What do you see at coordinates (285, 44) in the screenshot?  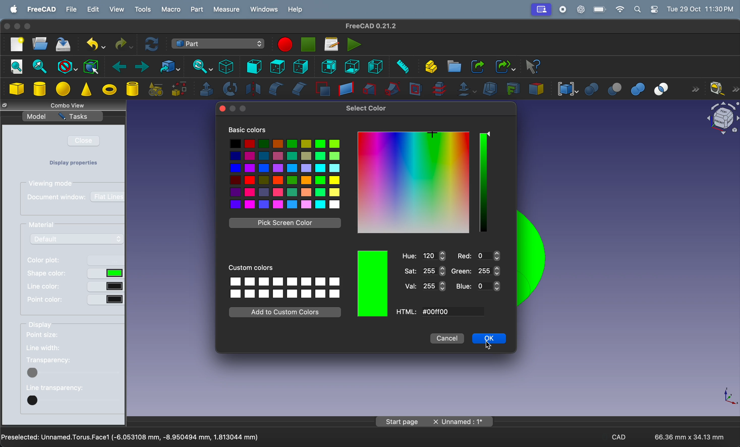 I see `marco recording` at bounding box center [285, 44].